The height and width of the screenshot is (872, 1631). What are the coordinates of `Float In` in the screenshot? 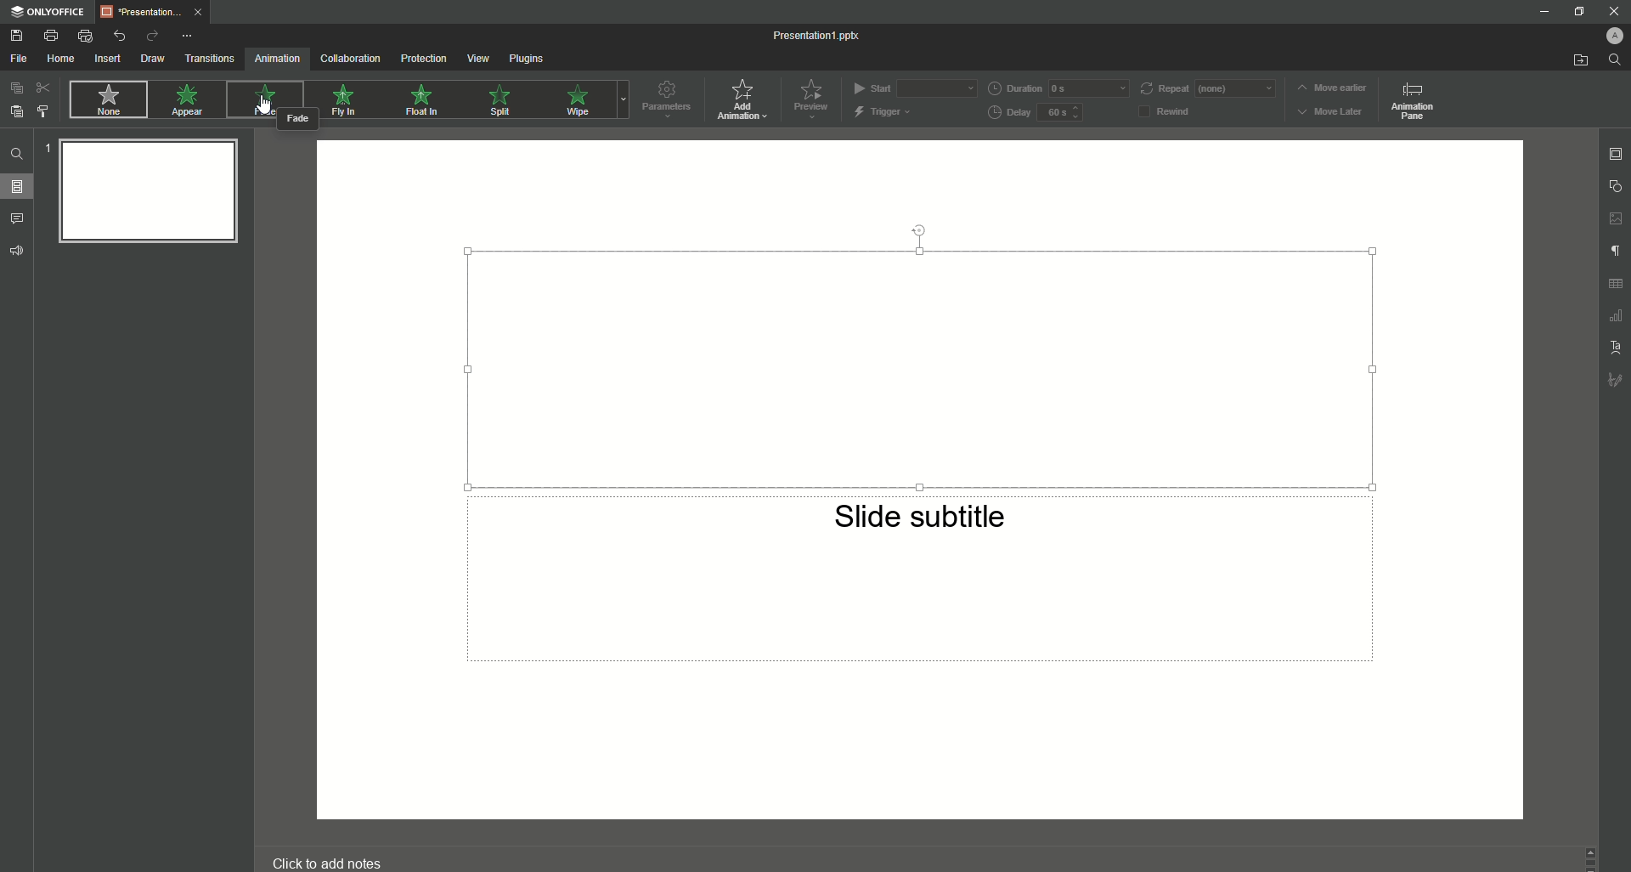 It's located at (424, 100).